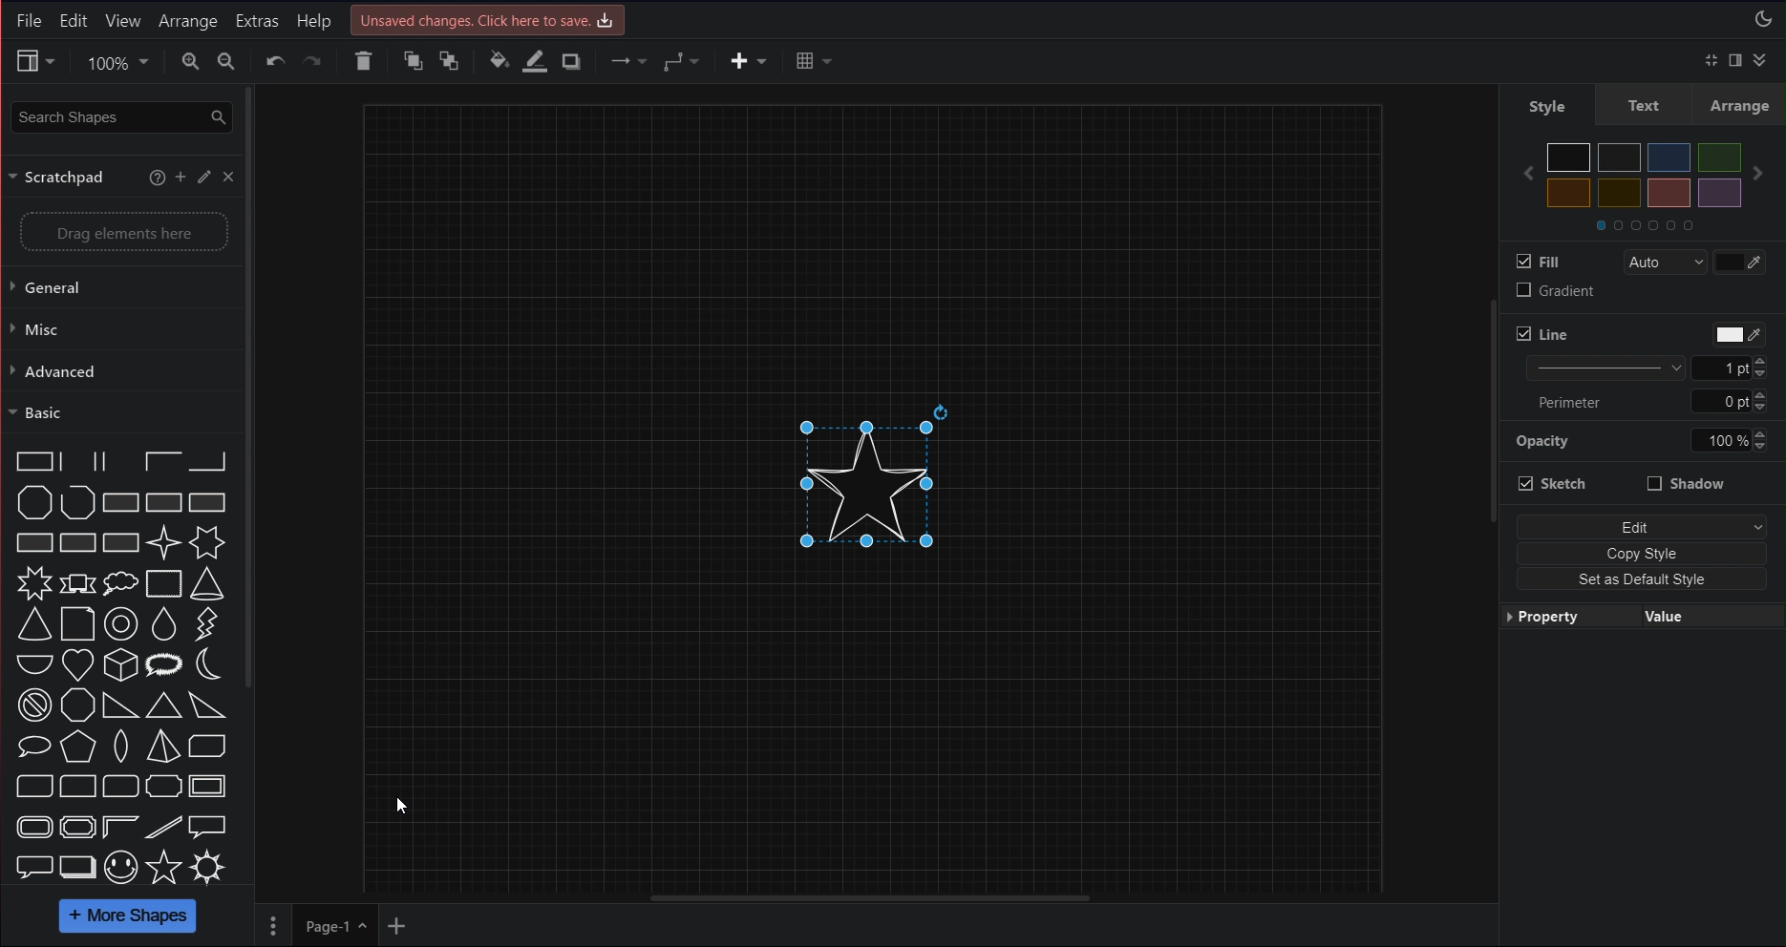 Image resolution: width=1786 pixels, height=947 pixels. Describe the element at coordinates (1556, 290) in the screenshot. I see `Gradient` at that location.